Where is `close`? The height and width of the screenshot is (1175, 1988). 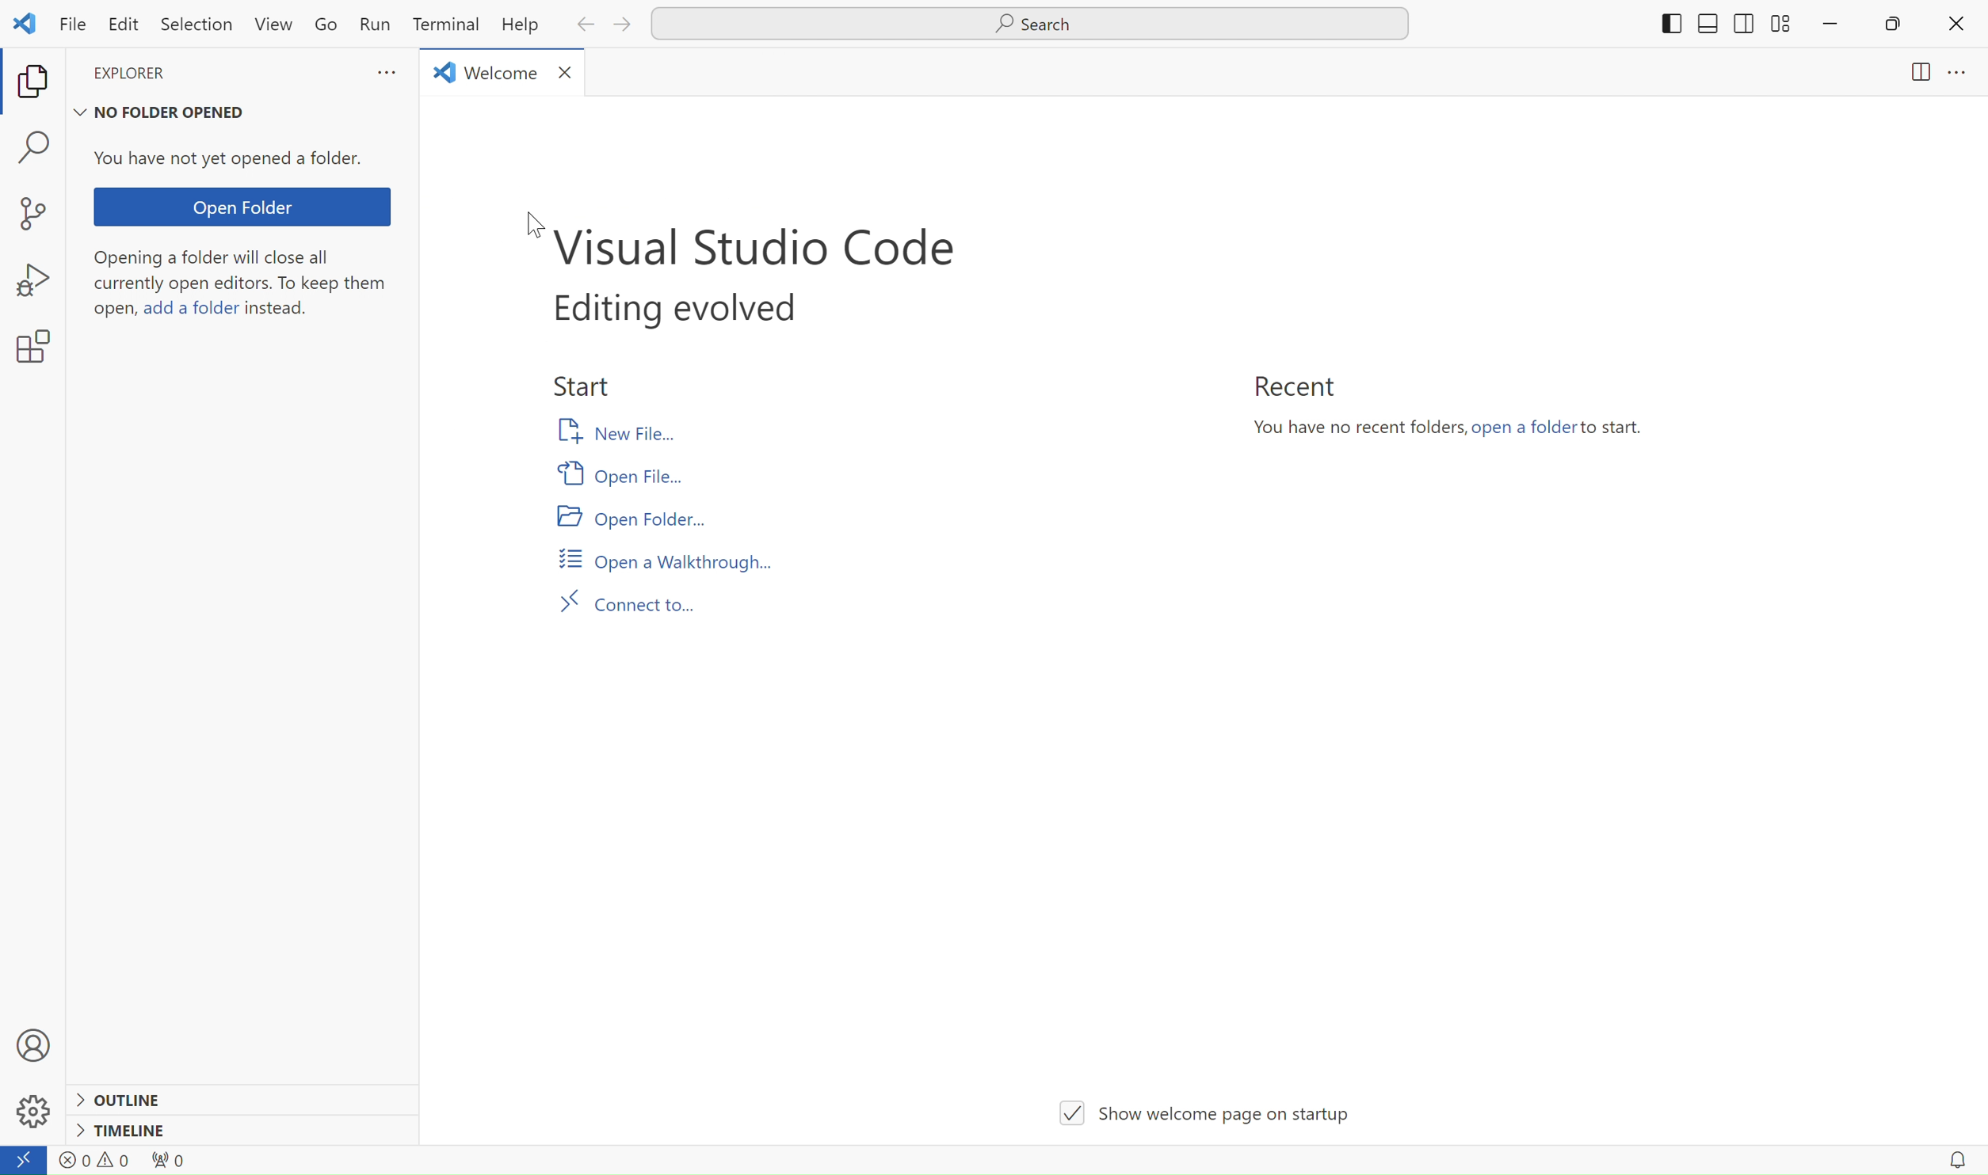
close is located at coordinates (577, 82).